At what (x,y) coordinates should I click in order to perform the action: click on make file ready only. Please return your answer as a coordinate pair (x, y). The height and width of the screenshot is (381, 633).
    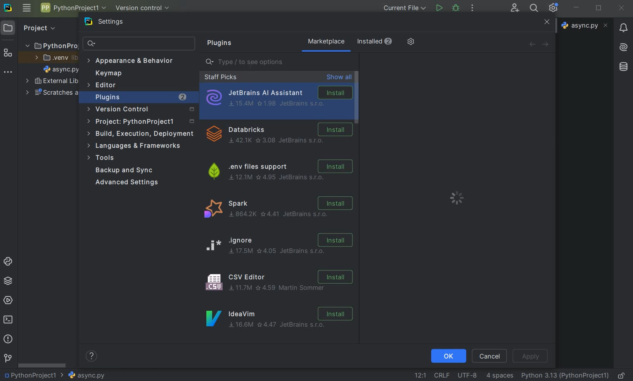
    Looking at the image, I should click on (623, 376).